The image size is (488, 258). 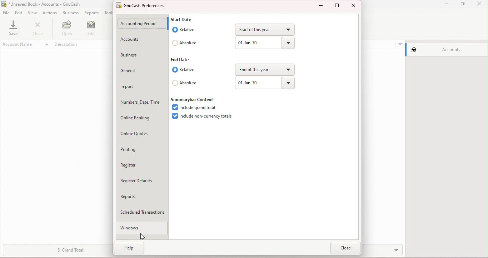 I want to click on Numbers, Date, Time, so click(x=140, y=100).